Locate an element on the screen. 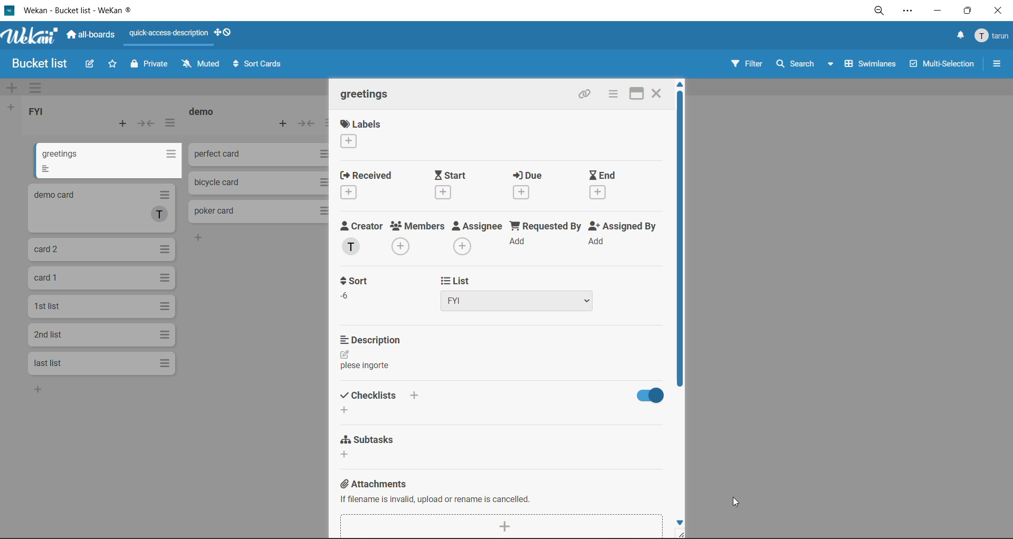 The image size is (1013, 539). card title is located at coordinates (362, 97).